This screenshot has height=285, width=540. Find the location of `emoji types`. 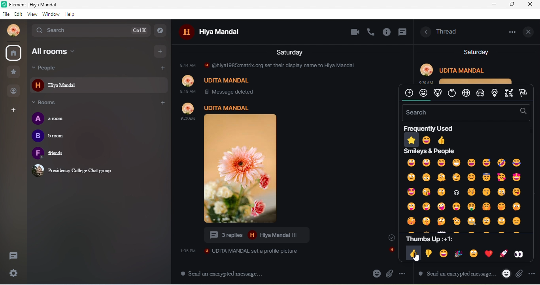

emoji types is located at coordinates (466, 93).